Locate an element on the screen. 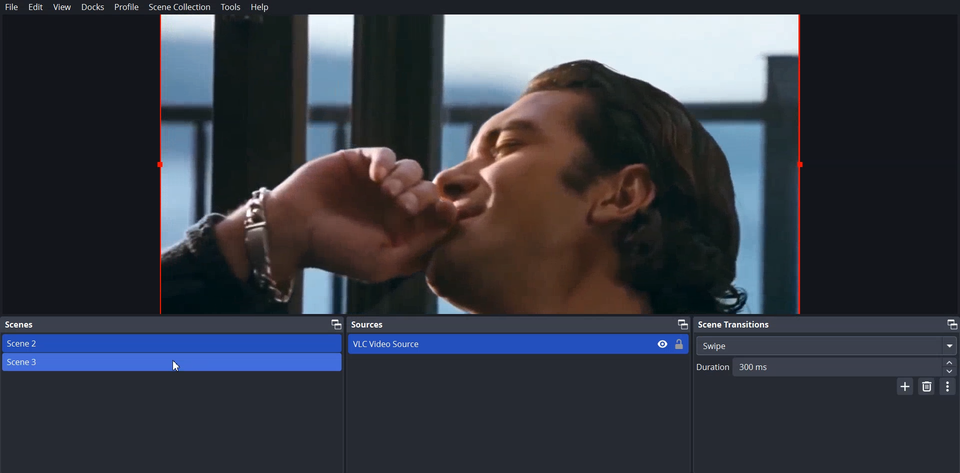 Image resolution: width=960 pixels, height=473 pixels. Swipe is located at coordinates (827, 345).